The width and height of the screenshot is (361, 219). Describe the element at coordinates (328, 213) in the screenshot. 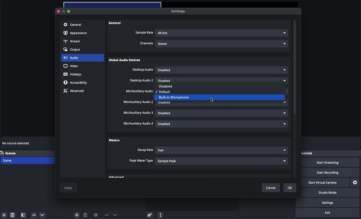

I see `Exit` at that location.